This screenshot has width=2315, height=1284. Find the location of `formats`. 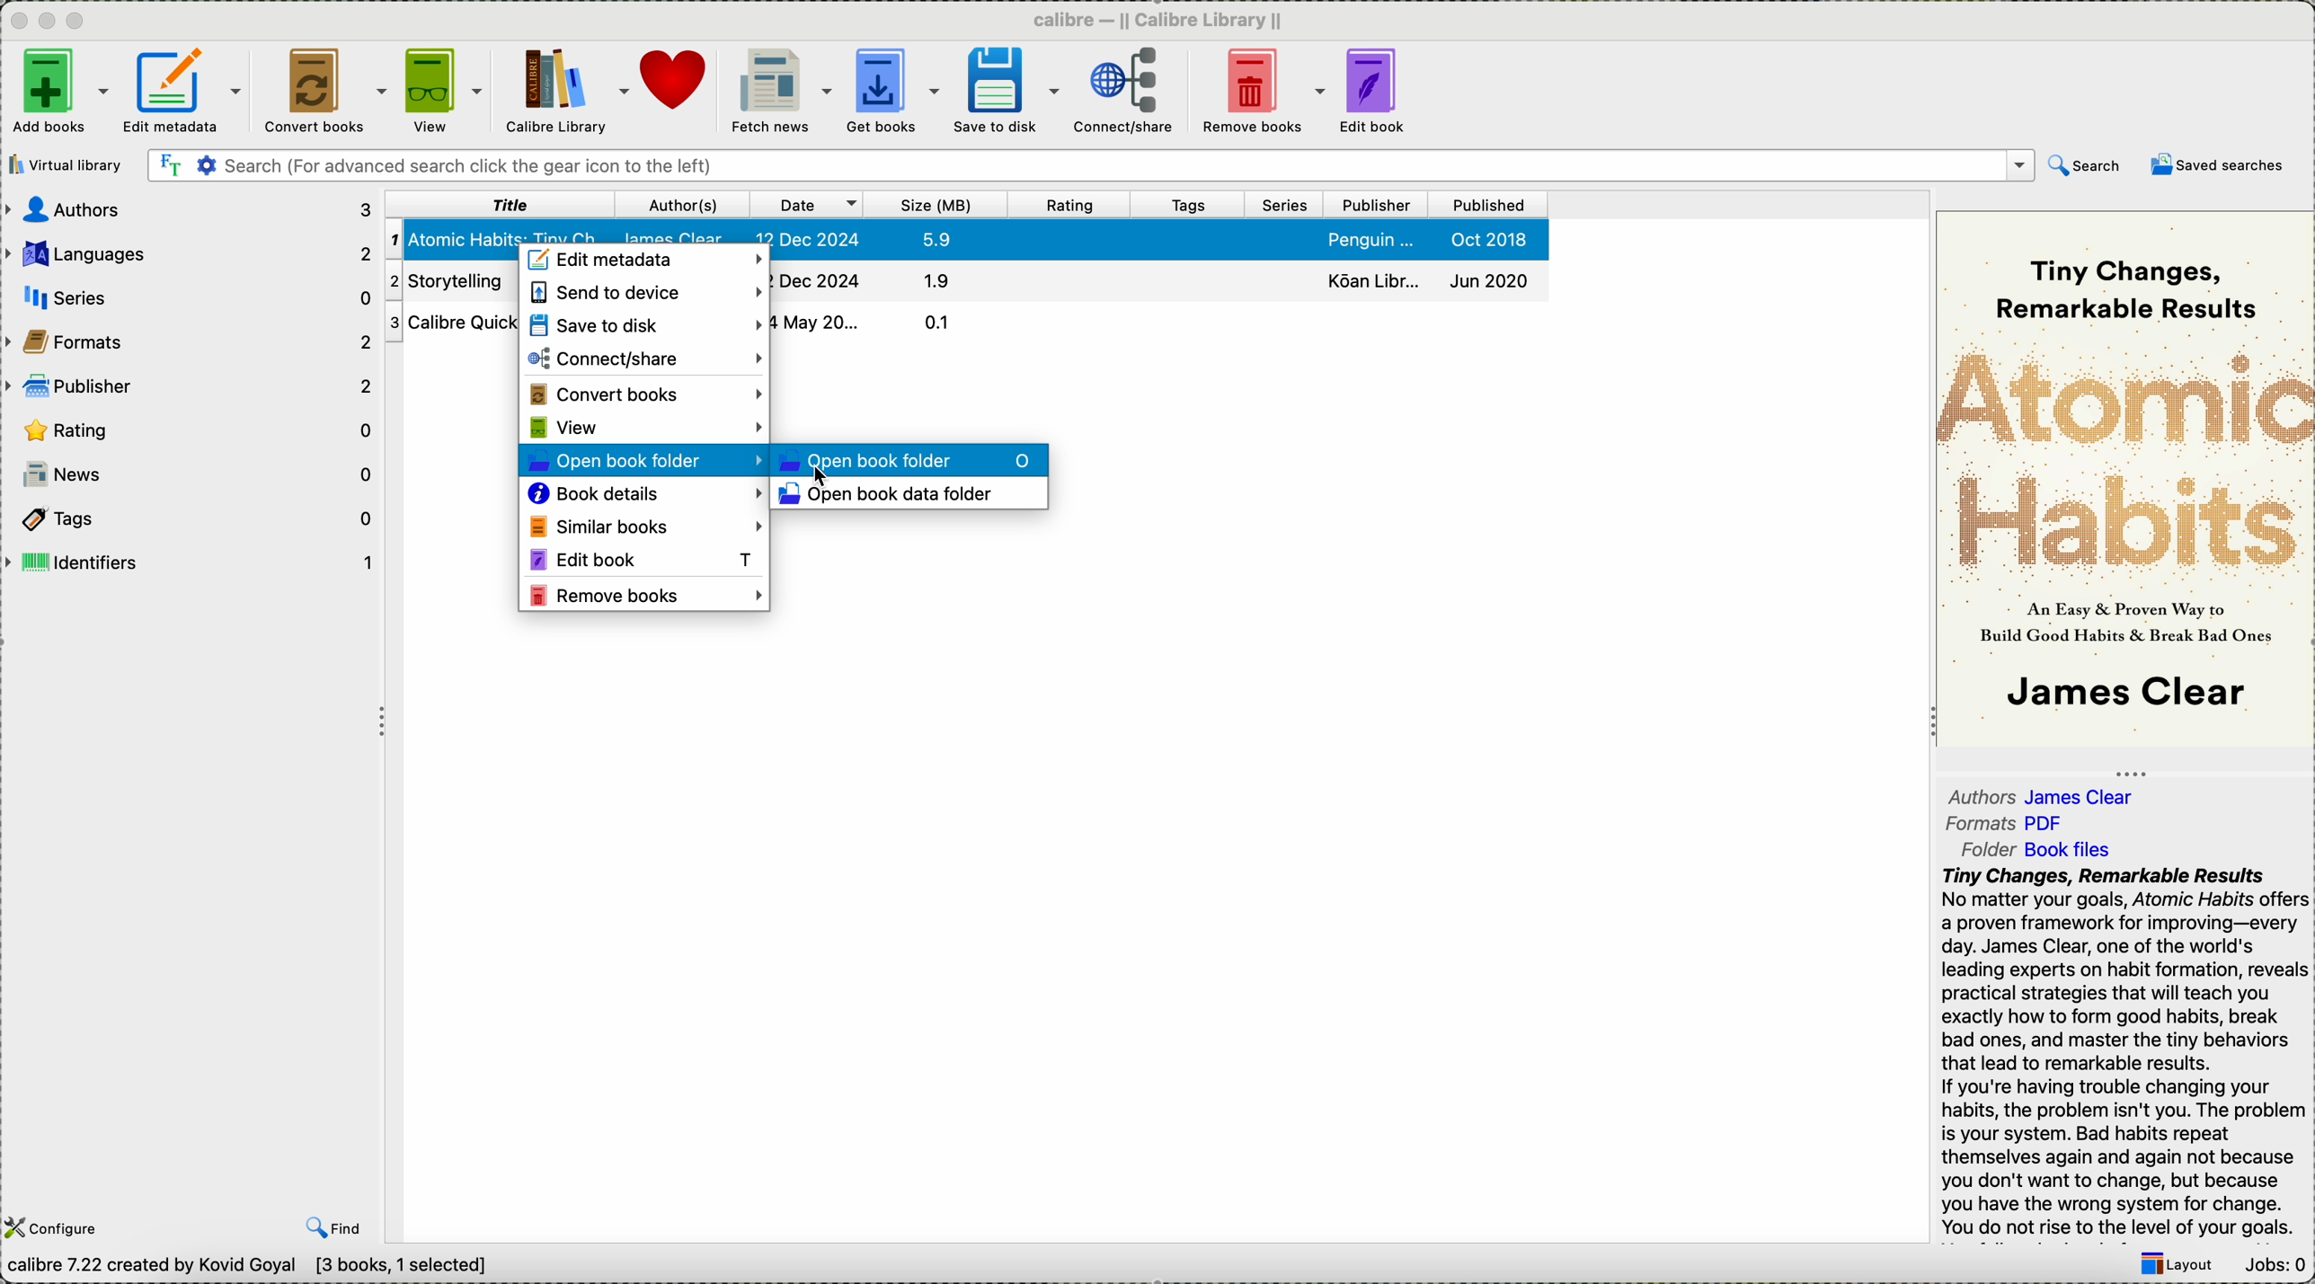

formats is located at coordinates (2009, 824).